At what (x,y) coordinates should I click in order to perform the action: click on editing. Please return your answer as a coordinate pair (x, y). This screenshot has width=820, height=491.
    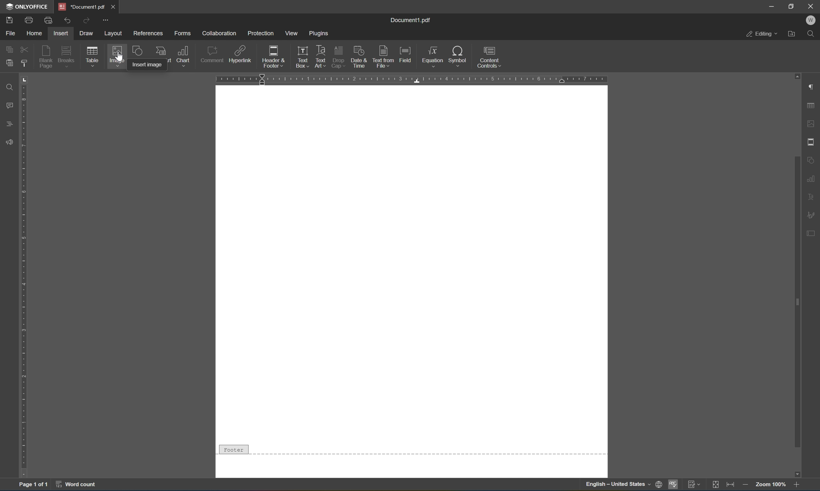
    Looking at the image, I should click on (761, 33).